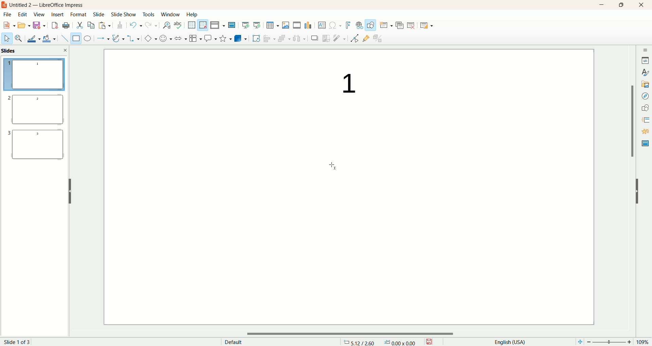  What do you see at coordinates (286, 25) in the screenshot?
I see `insert image` at bounding box center [286, 25].